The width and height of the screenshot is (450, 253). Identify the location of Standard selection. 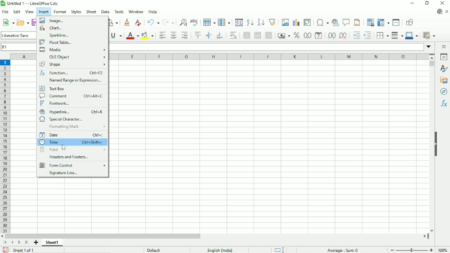
(280, 249).